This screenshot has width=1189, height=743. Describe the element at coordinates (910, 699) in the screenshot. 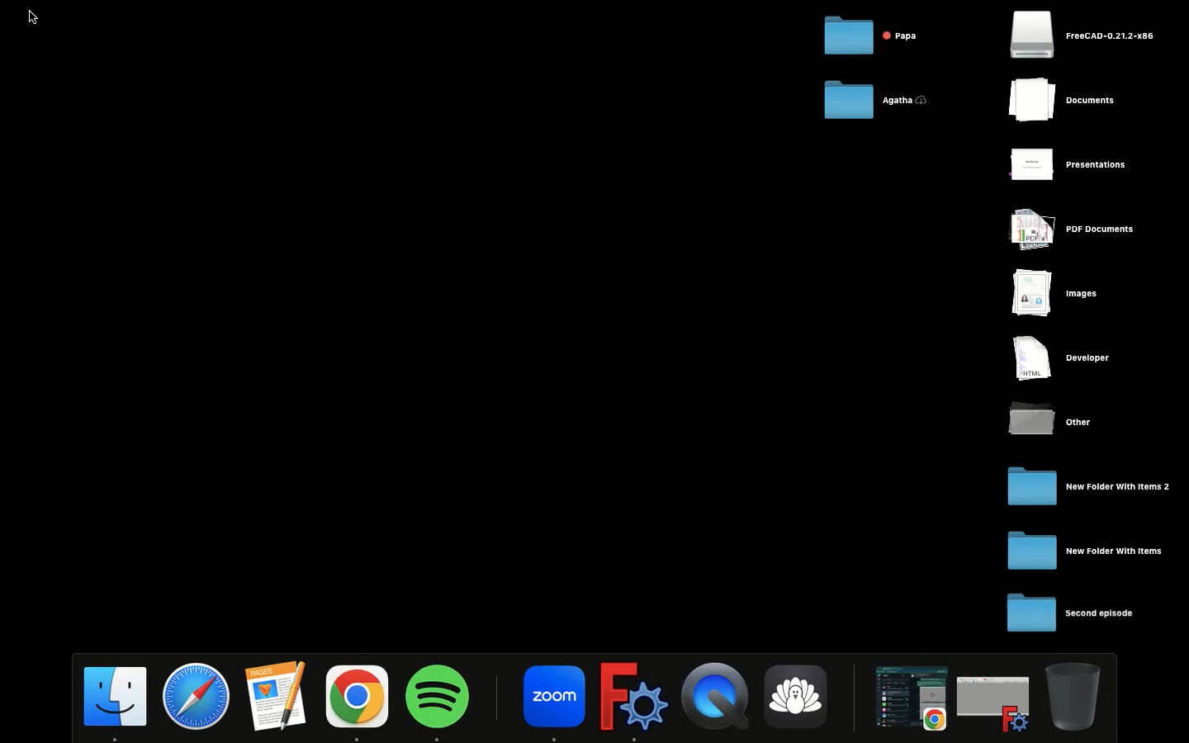

I see `Minimized the application` at that location.